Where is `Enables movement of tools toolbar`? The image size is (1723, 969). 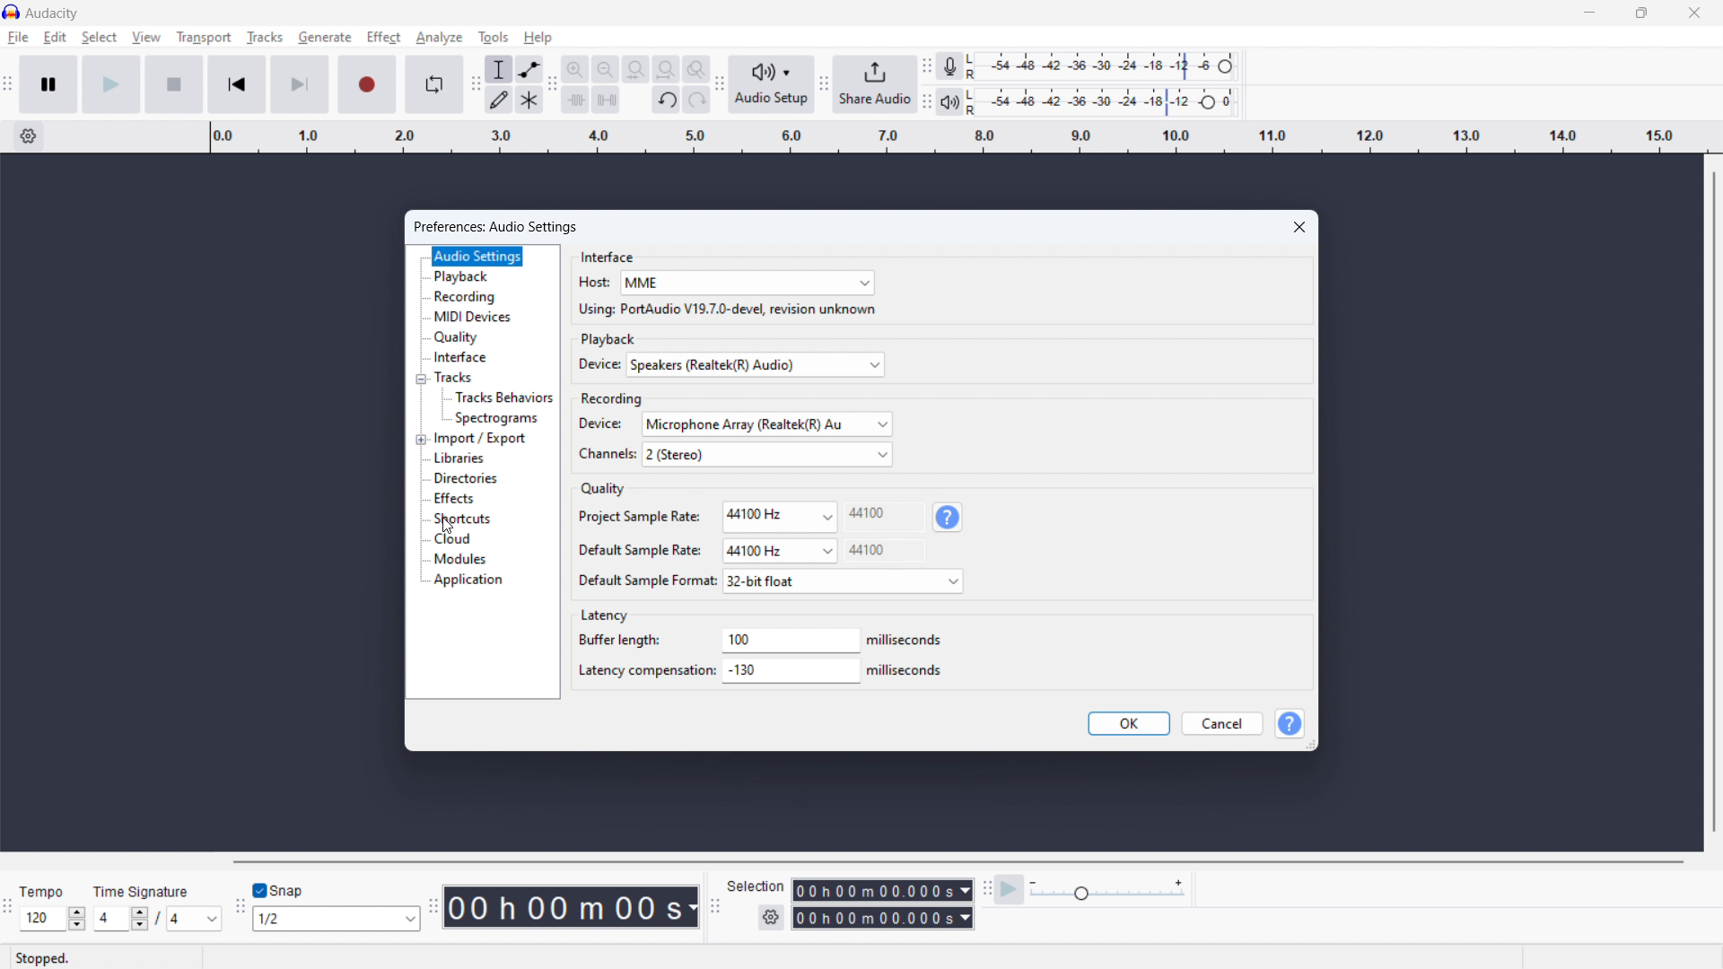 Enables movement of tools toolbar is located at coordinates (477, 84).